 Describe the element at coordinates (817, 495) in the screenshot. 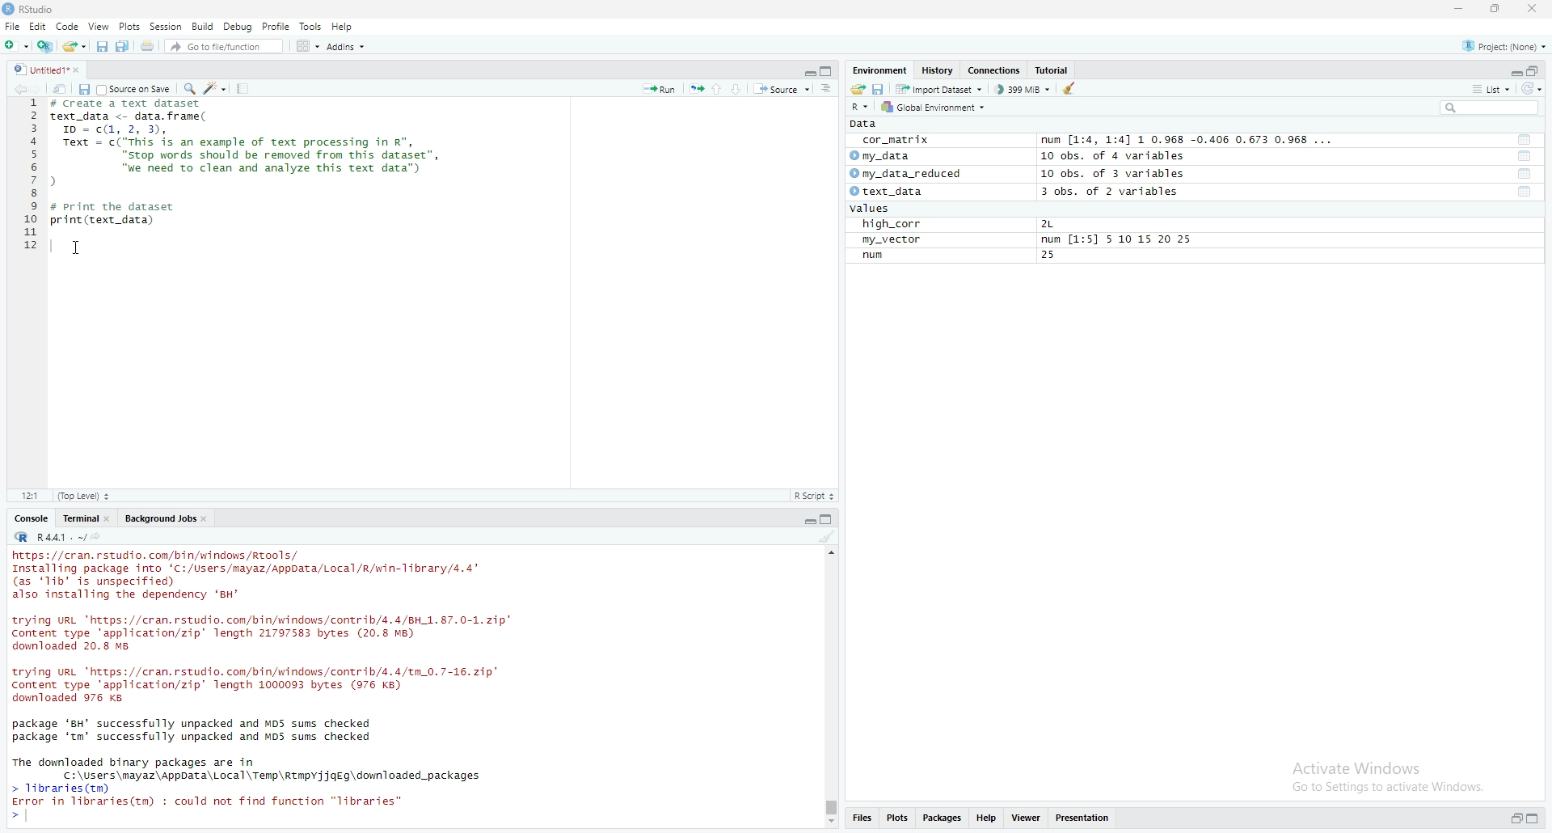

I see `R-script` at that location.